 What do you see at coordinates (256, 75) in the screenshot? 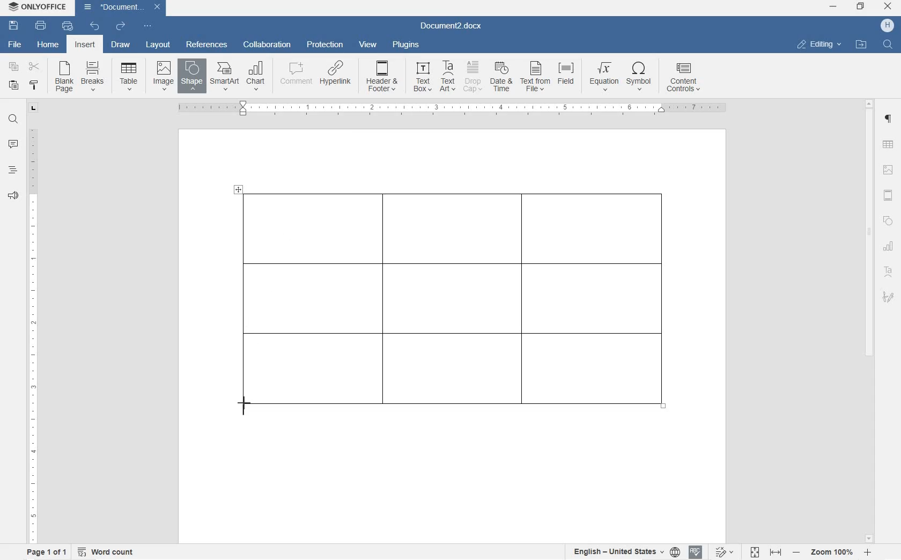
I see `CHART` at bounding box center [256, 75].